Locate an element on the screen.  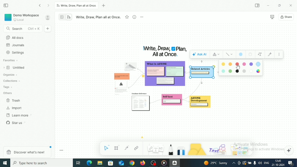
Mail is located at coordinates (121, 163).